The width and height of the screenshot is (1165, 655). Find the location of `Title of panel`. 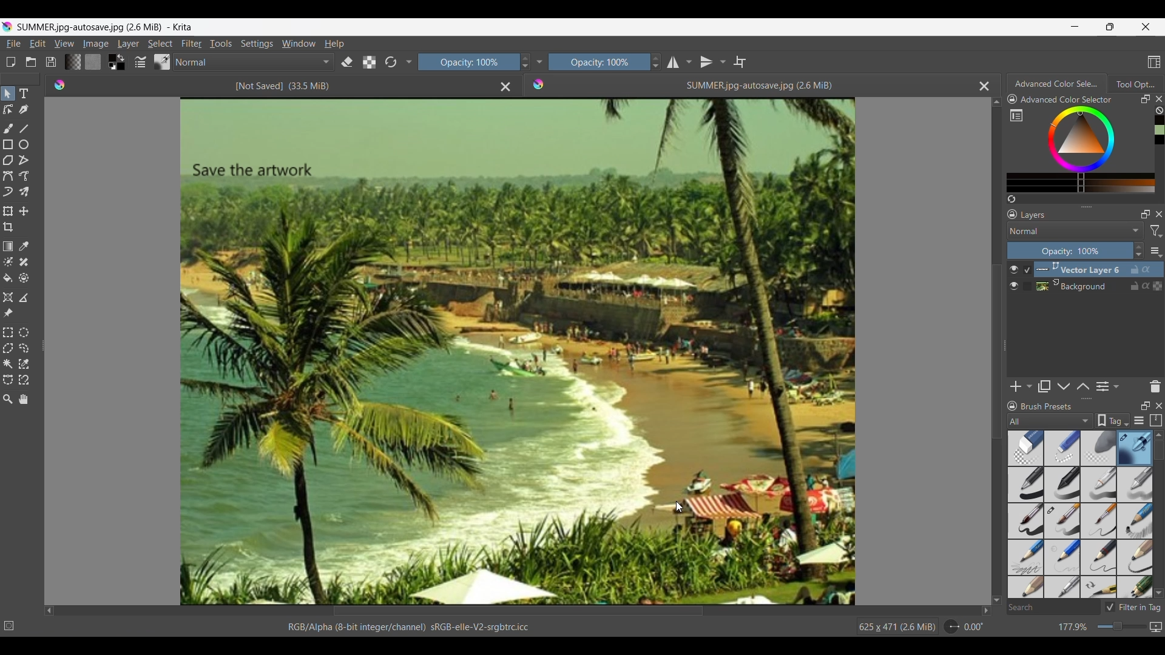

Title of panel is located at coordinates (1047, 406).